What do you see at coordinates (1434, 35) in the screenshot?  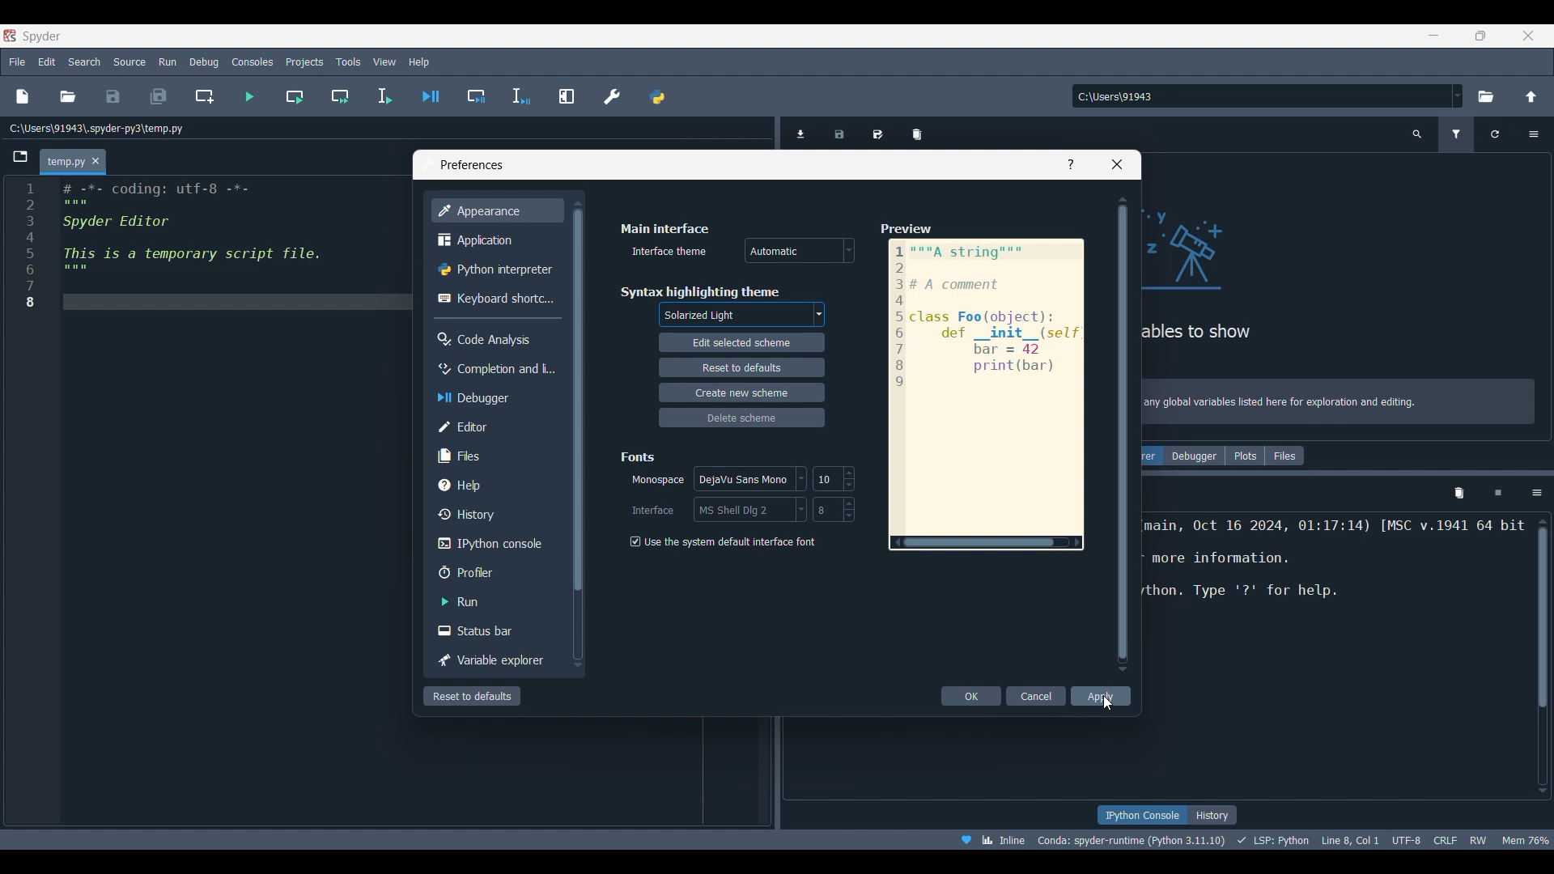 I see `Minimize` at bounding box center [1434, 35].